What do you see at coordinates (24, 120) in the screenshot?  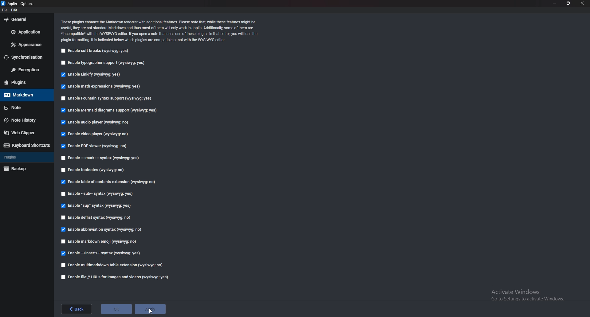 I see `Note history` at bounding box center [24, 120].